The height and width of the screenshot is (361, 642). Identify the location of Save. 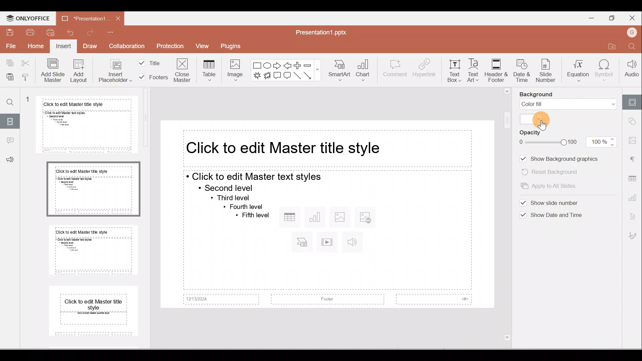
(8, 32).